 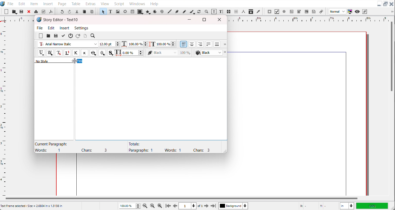 I want to click on File, so click(x=40, y=28).